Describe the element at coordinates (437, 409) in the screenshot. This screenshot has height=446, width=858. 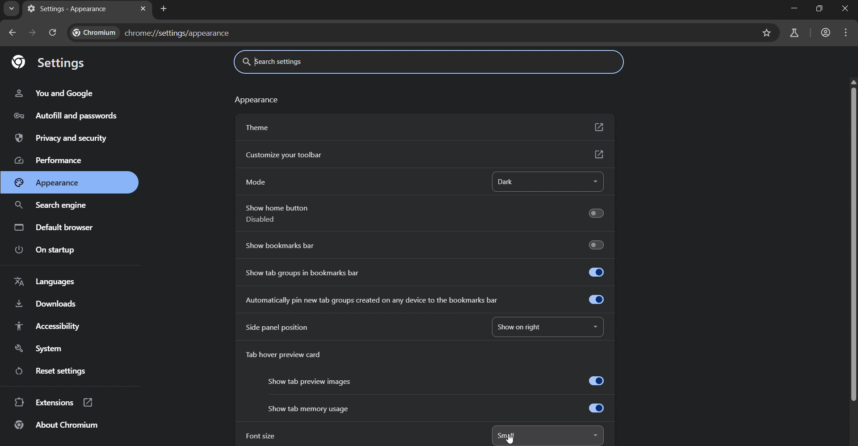
I see `show tab memory usage` at that location.